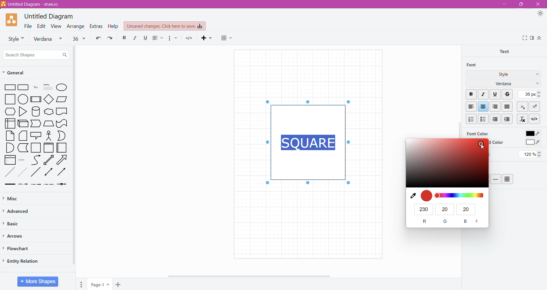 This screenshot has width=547, height=290. I want to click on Fullscreen, so click(524, 38).